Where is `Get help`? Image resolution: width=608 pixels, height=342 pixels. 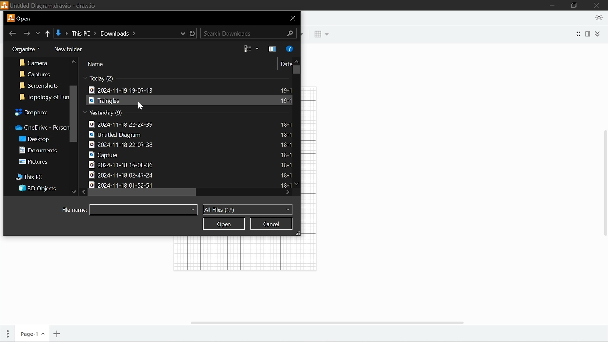 Get help is located at coordinates (289, 48).